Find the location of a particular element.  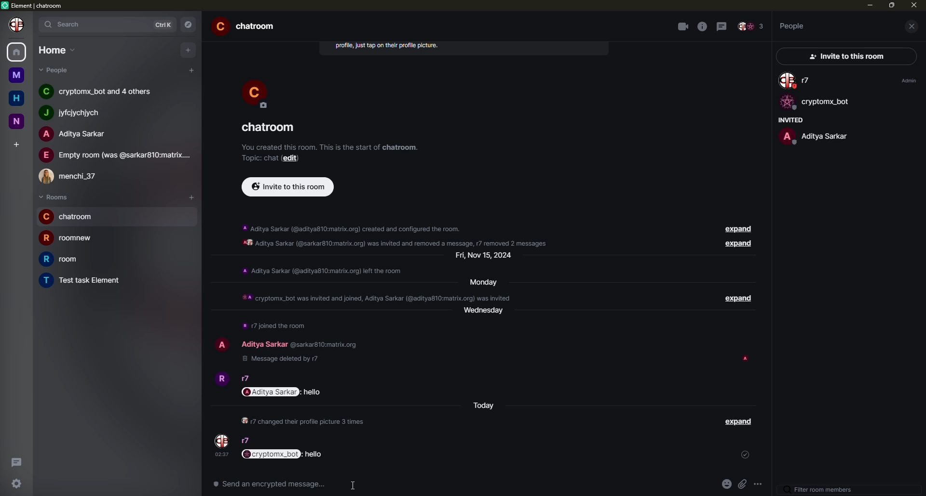

threads is located at coordinates (723, 26).